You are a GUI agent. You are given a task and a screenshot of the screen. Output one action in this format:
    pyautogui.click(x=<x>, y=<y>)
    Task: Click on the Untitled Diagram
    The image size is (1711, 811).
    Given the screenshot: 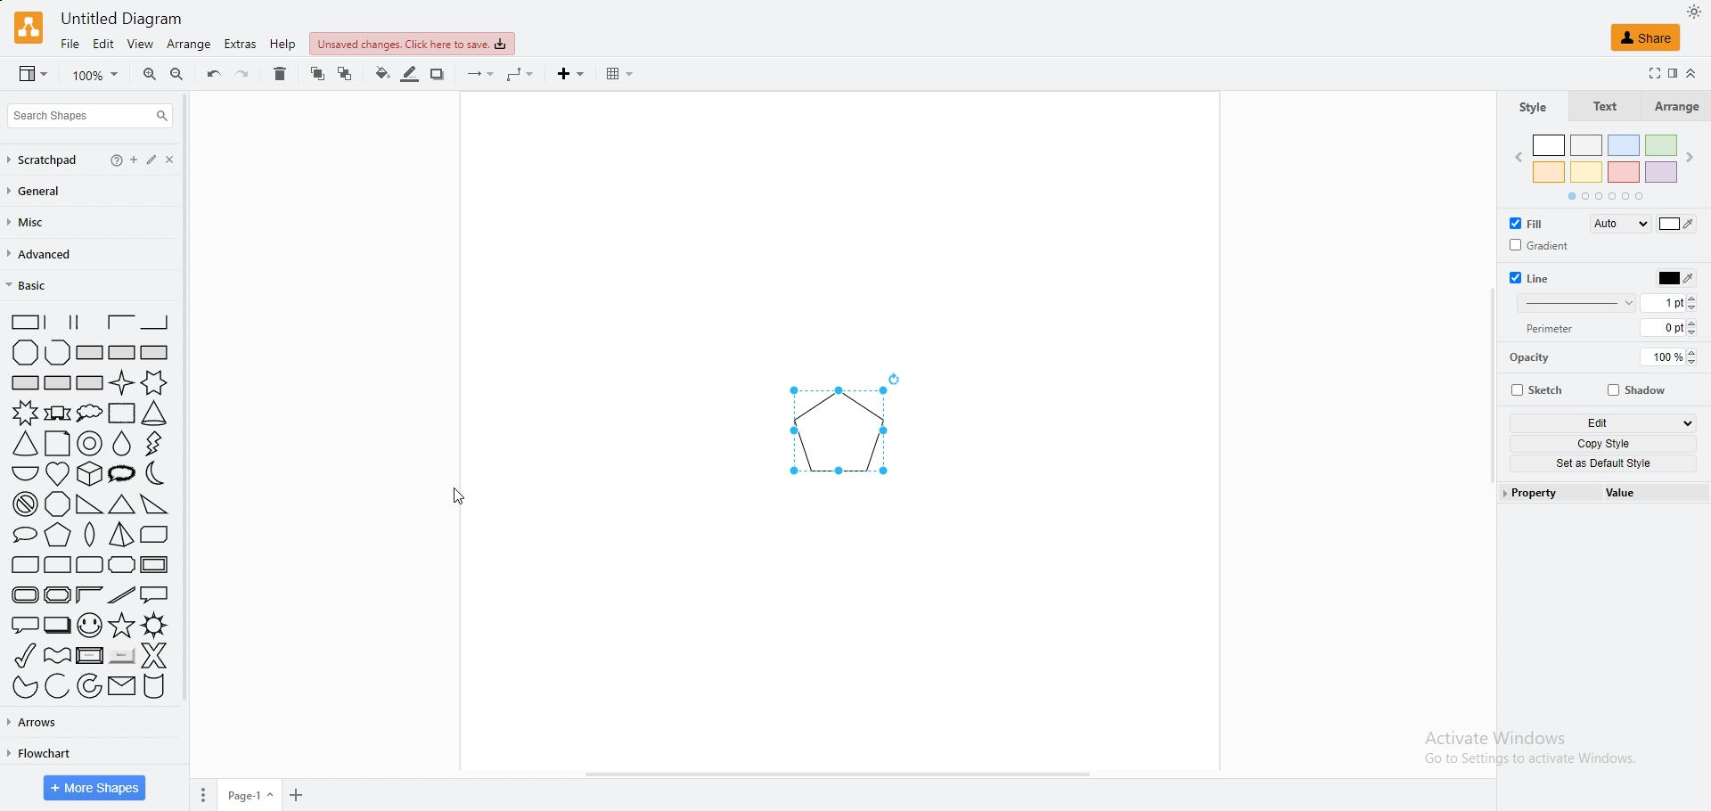 What is the action you would take?
    pyautogui.click(x=123, y=19)
    